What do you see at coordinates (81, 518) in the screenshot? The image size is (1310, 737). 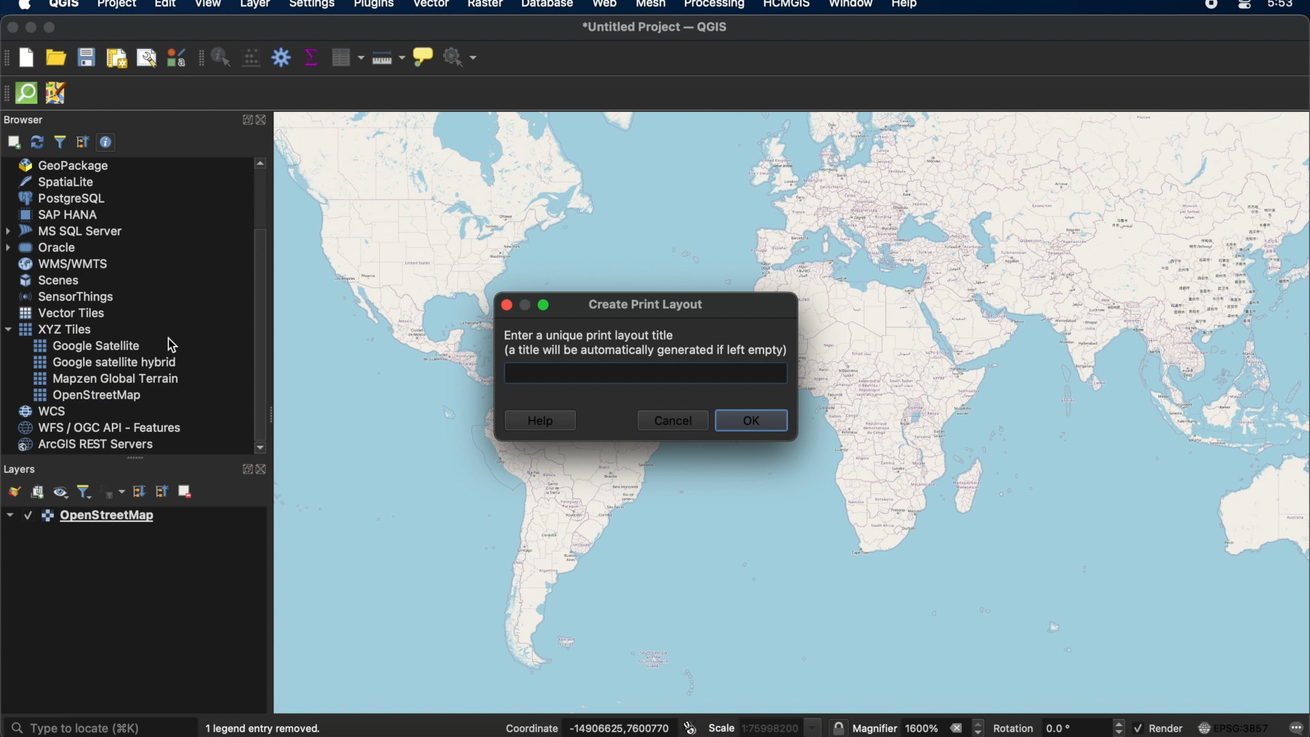 I see `layer` at bounding box center [81, 518].